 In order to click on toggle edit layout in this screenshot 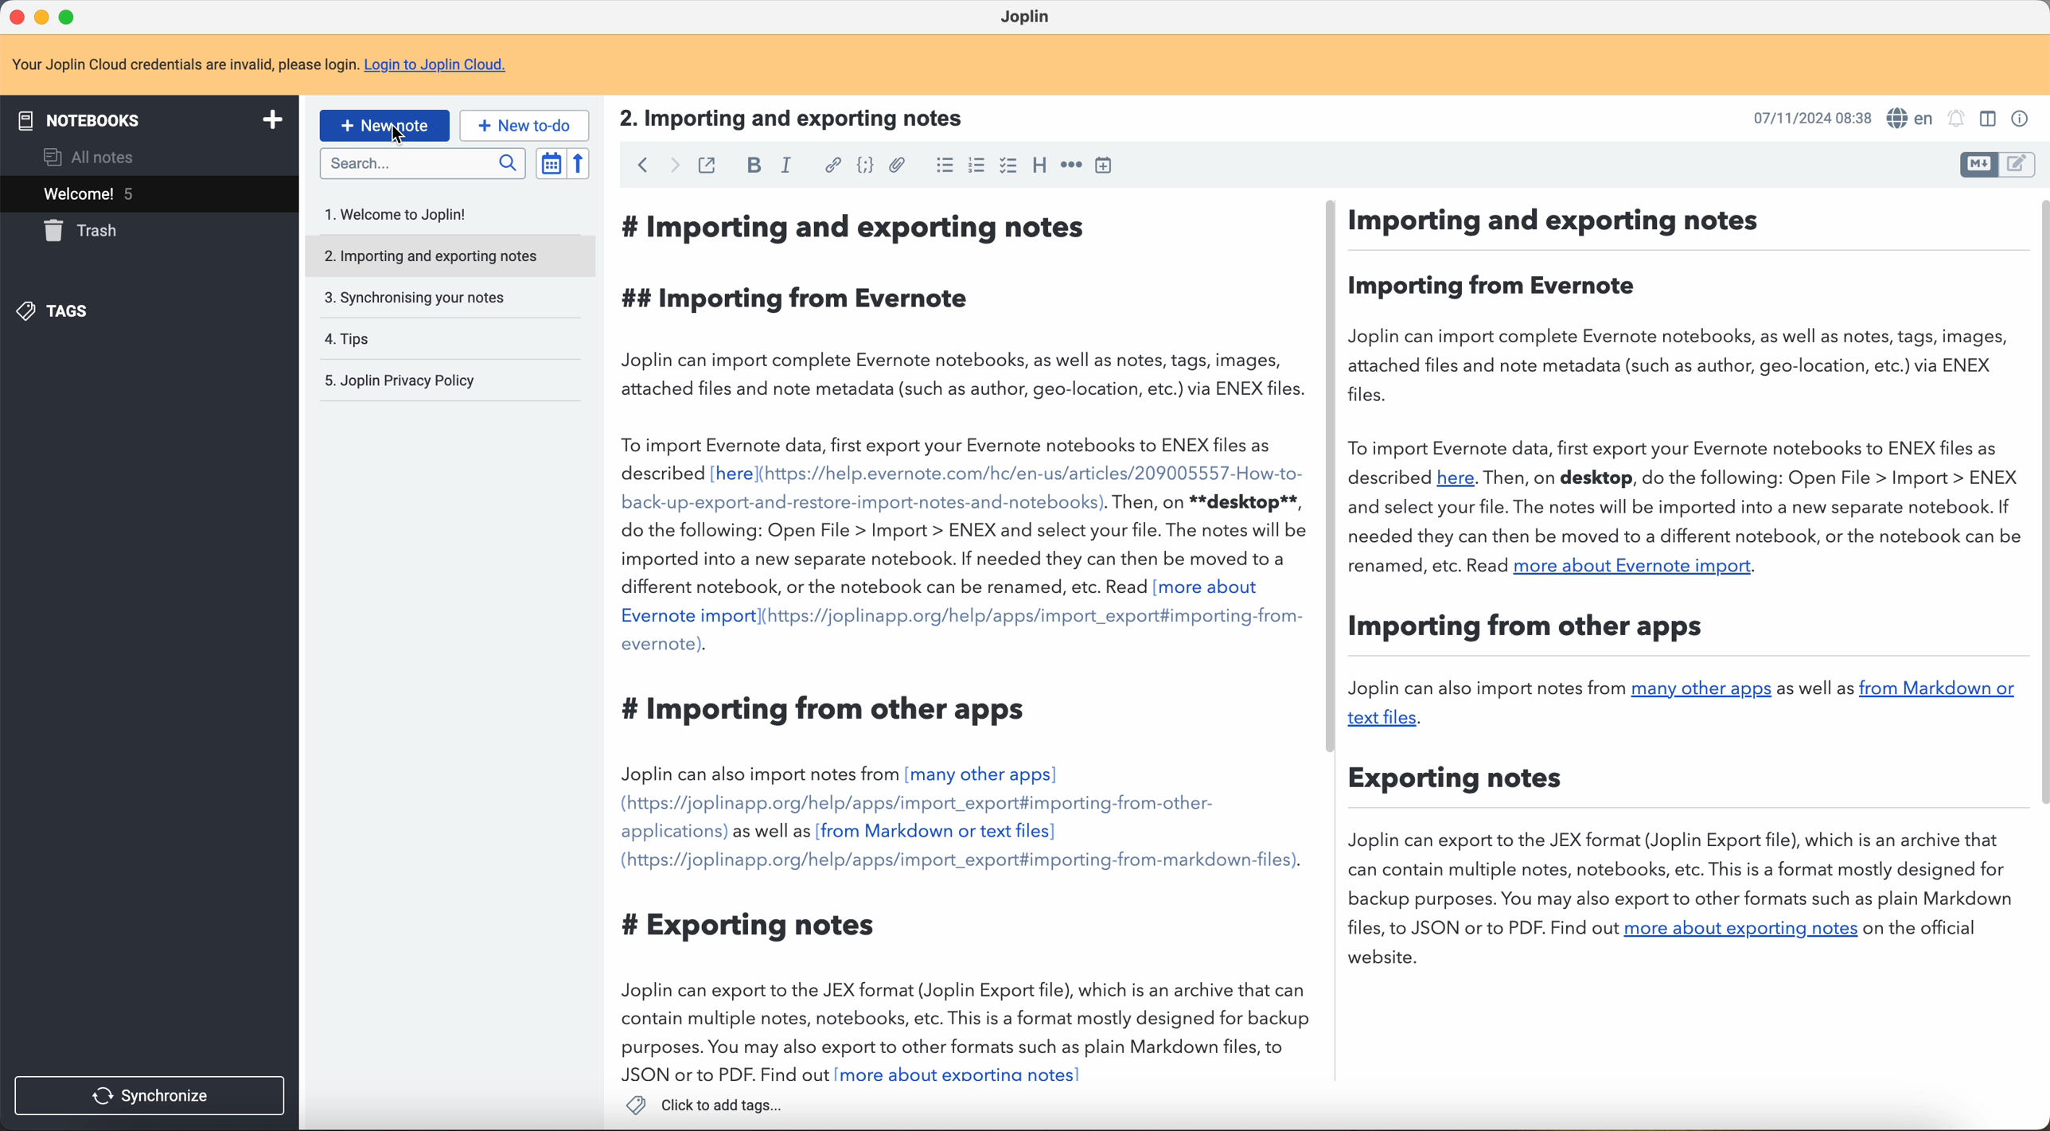, I will do `click(1991, 119)`.